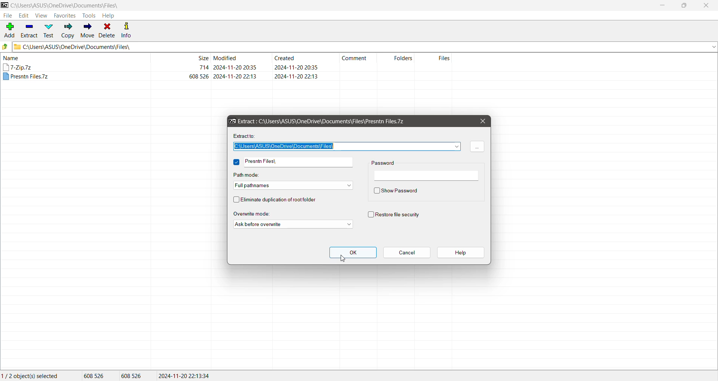  Describe the element at coordinates (7, 16) in the screenshot. I see `File` at that location.